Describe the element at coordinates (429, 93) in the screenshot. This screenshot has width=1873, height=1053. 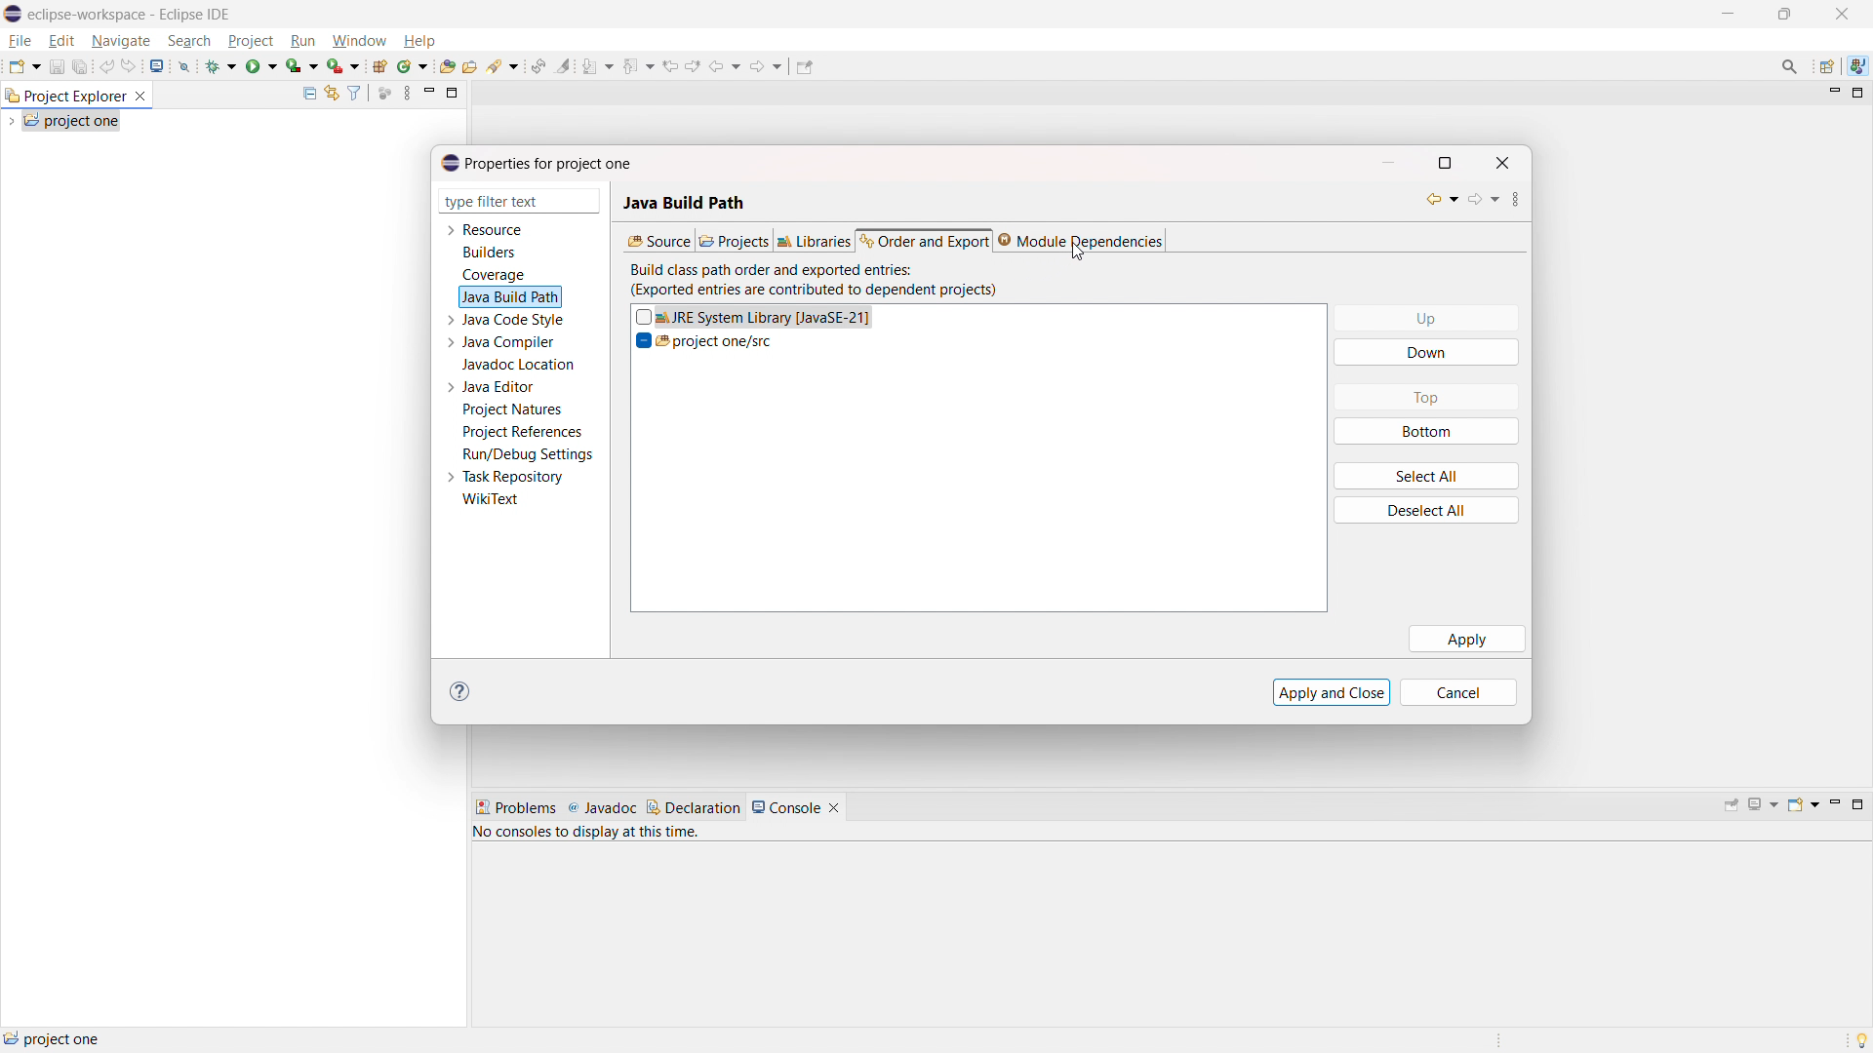
I see `minimize` at that location.